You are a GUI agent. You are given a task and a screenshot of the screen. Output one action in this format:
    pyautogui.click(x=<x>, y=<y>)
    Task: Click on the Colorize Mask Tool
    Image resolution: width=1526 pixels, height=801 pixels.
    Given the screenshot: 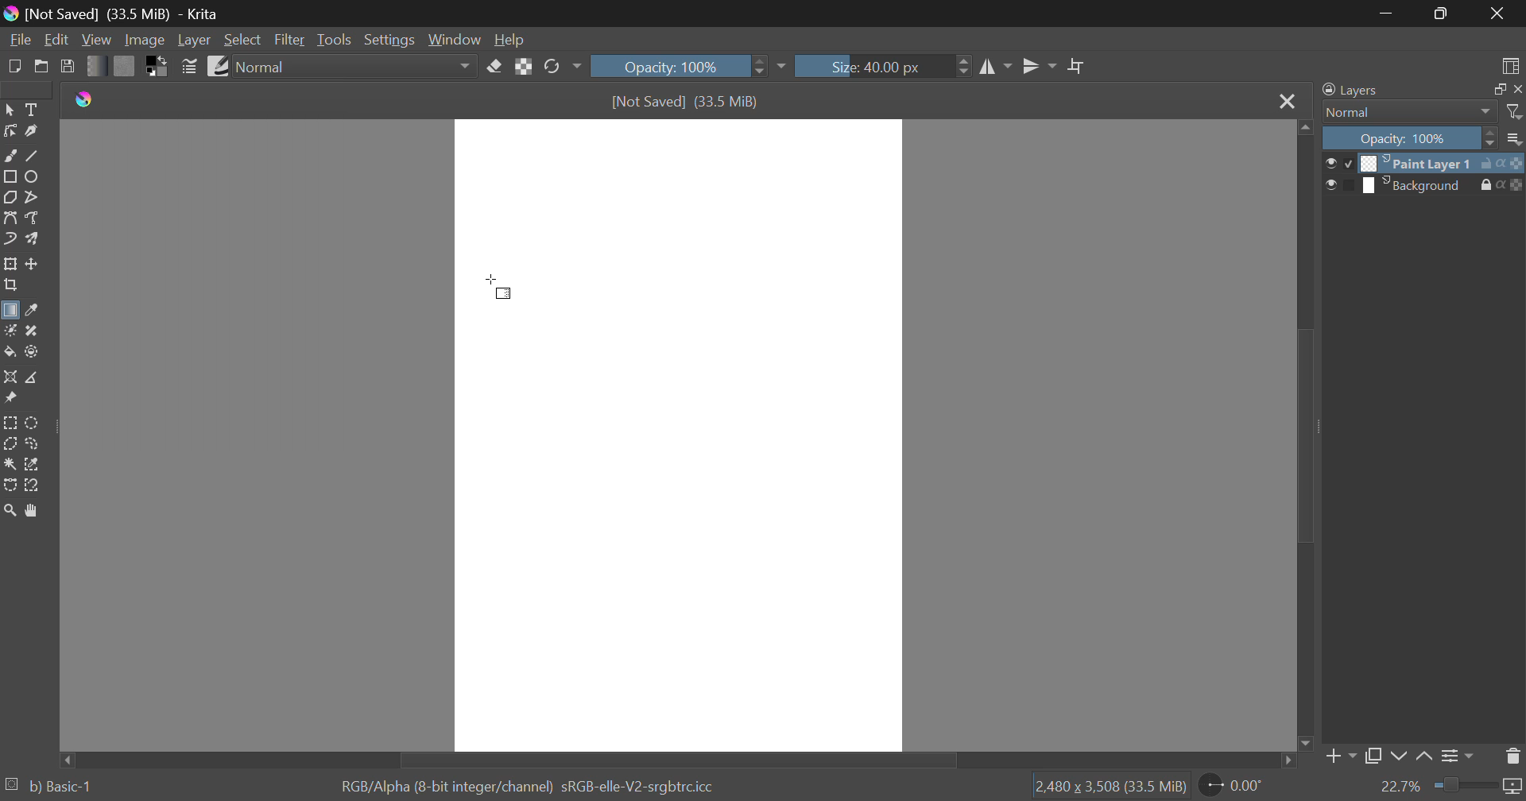 What is the action you would take?
    pyautogui.click(x=10, y=331)
    